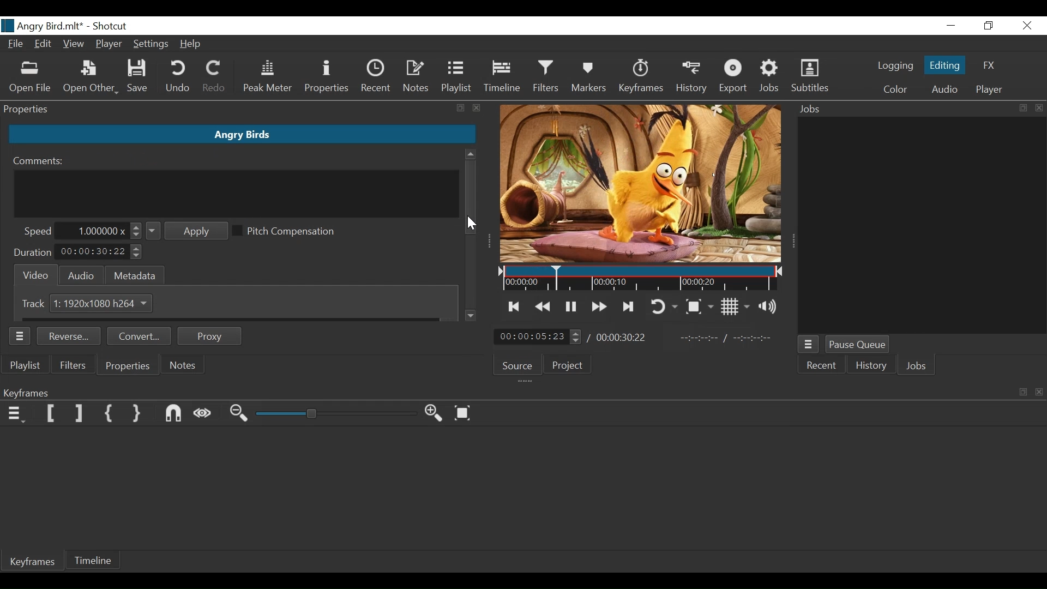 The height and width of the screenshot is (589, 1047). I want to click on Filters, so click(545, 78).